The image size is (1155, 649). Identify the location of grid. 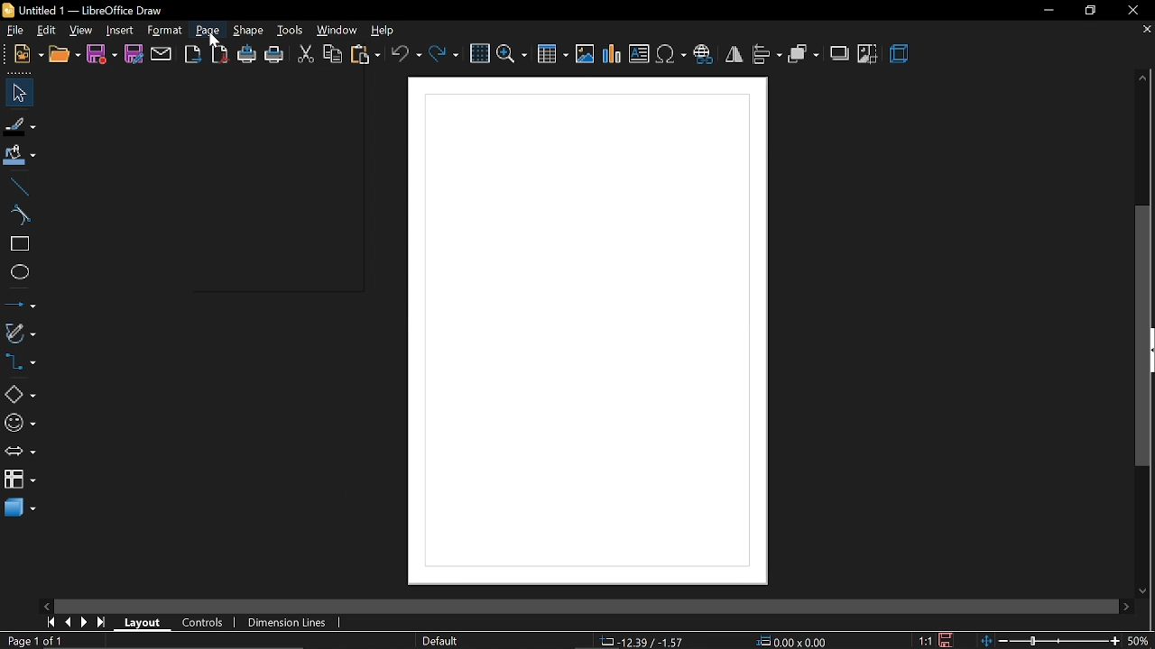
(478, 54).